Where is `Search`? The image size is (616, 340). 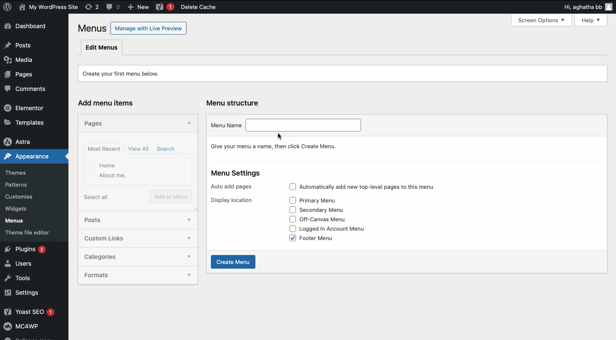
Search is located at coordinates (165, 149).